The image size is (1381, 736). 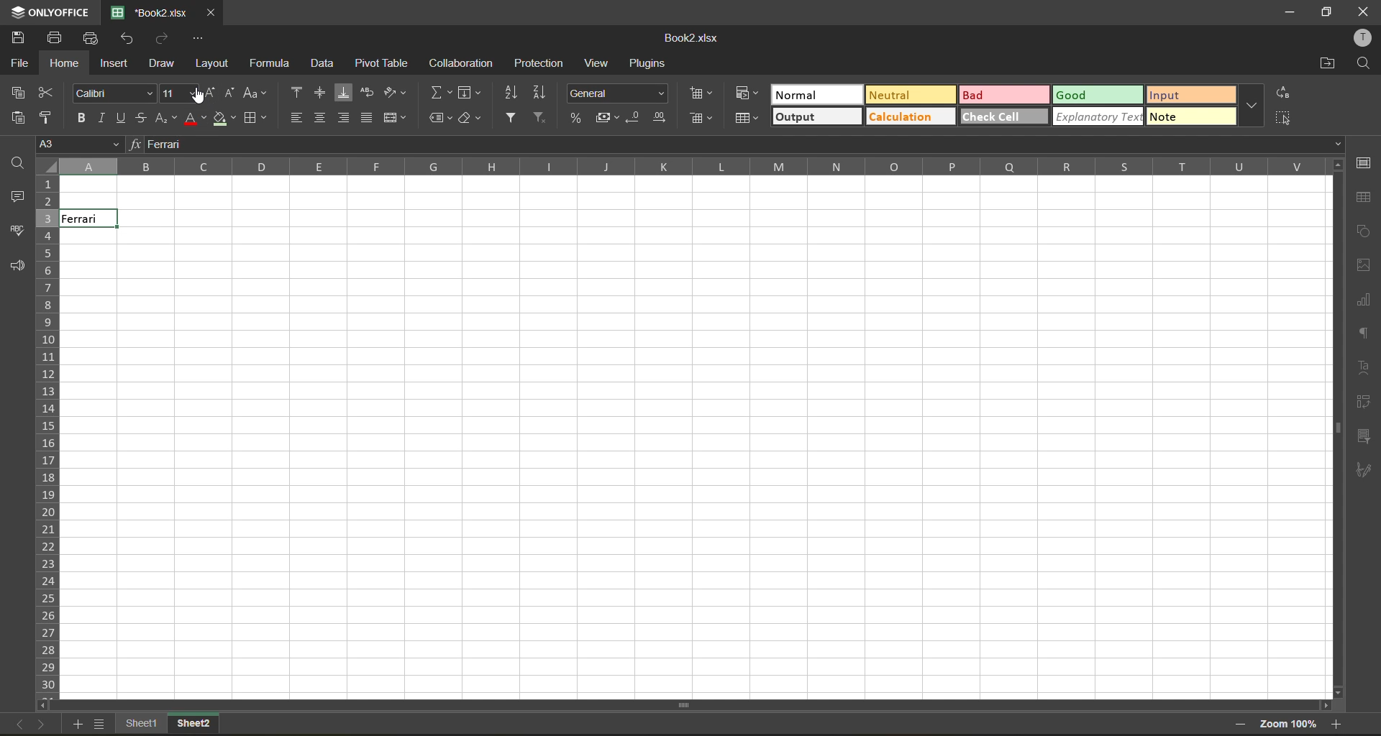 I want to click on shapes, so click(x=1364, y=231).